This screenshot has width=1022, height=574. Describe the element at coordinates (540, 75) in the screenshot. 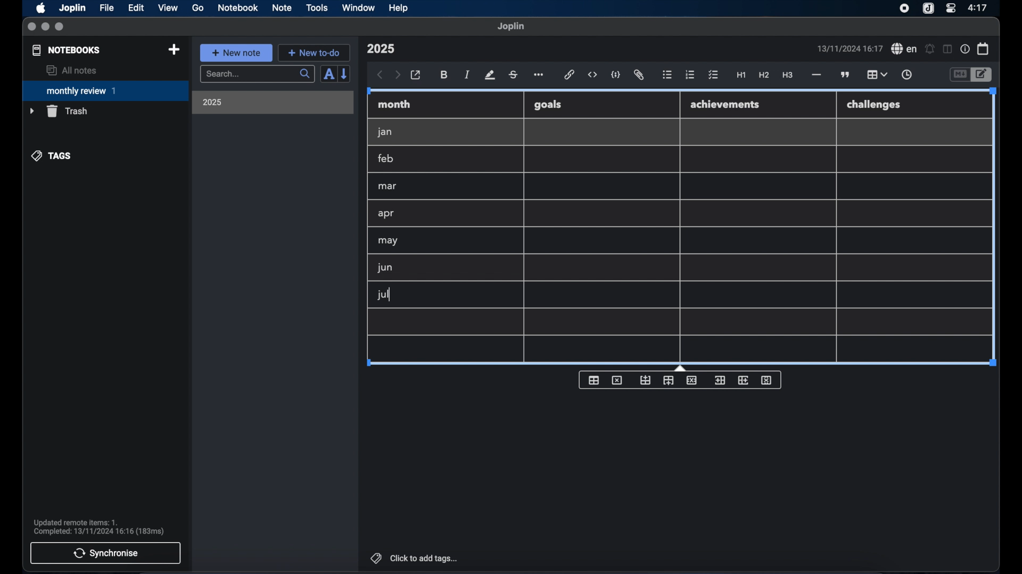

I see `more options` at that location.